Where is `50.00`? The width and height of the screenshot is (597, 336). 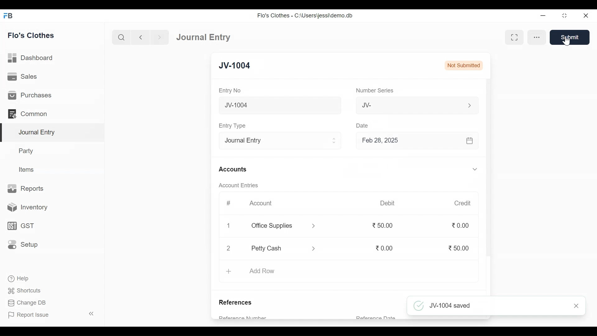
50.00 is located at coordinates (385, 225).